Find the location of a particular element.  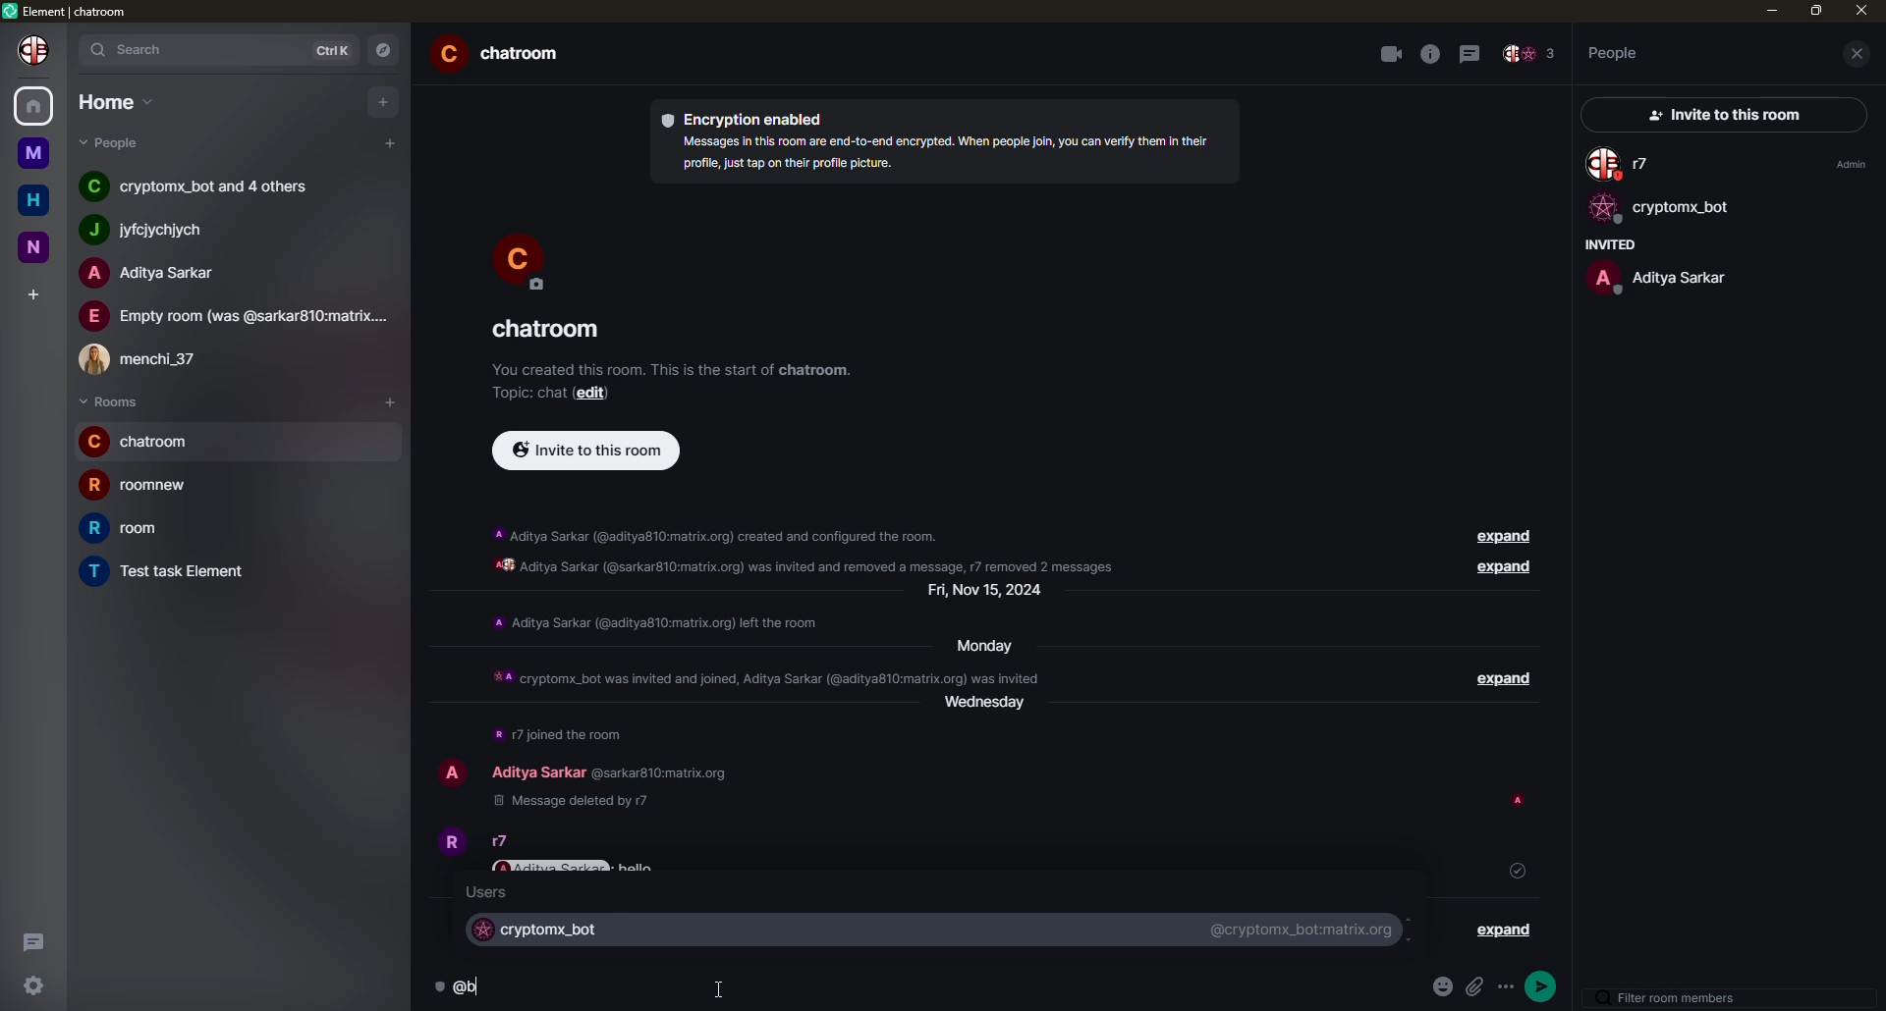

seen is located at coordinates (1522, 802).